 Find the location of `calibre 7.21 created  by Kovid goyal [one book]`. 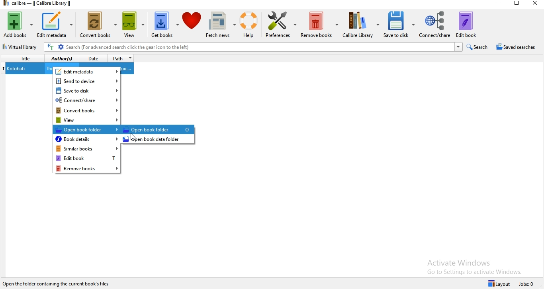

calibre 7.21 created  by Kovid goyal [one book] is located at coordinates (58, 283).